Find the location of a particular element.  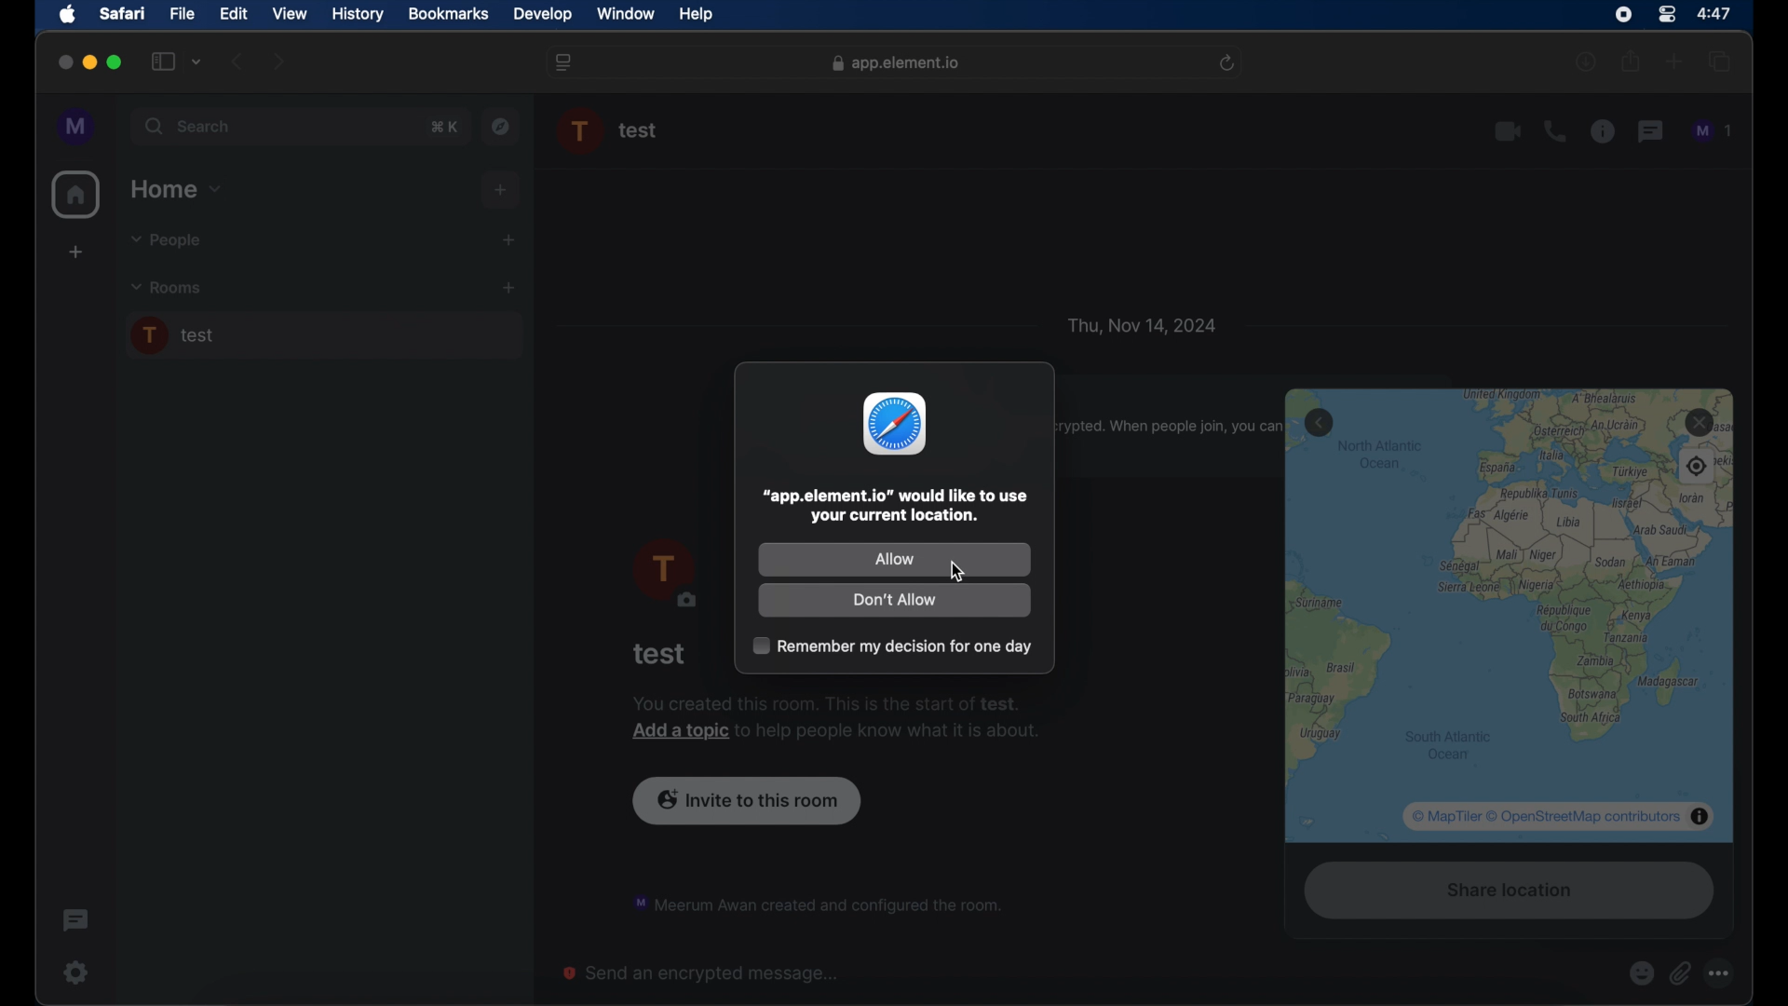

home dropdown is located at coordinates (178, 189).